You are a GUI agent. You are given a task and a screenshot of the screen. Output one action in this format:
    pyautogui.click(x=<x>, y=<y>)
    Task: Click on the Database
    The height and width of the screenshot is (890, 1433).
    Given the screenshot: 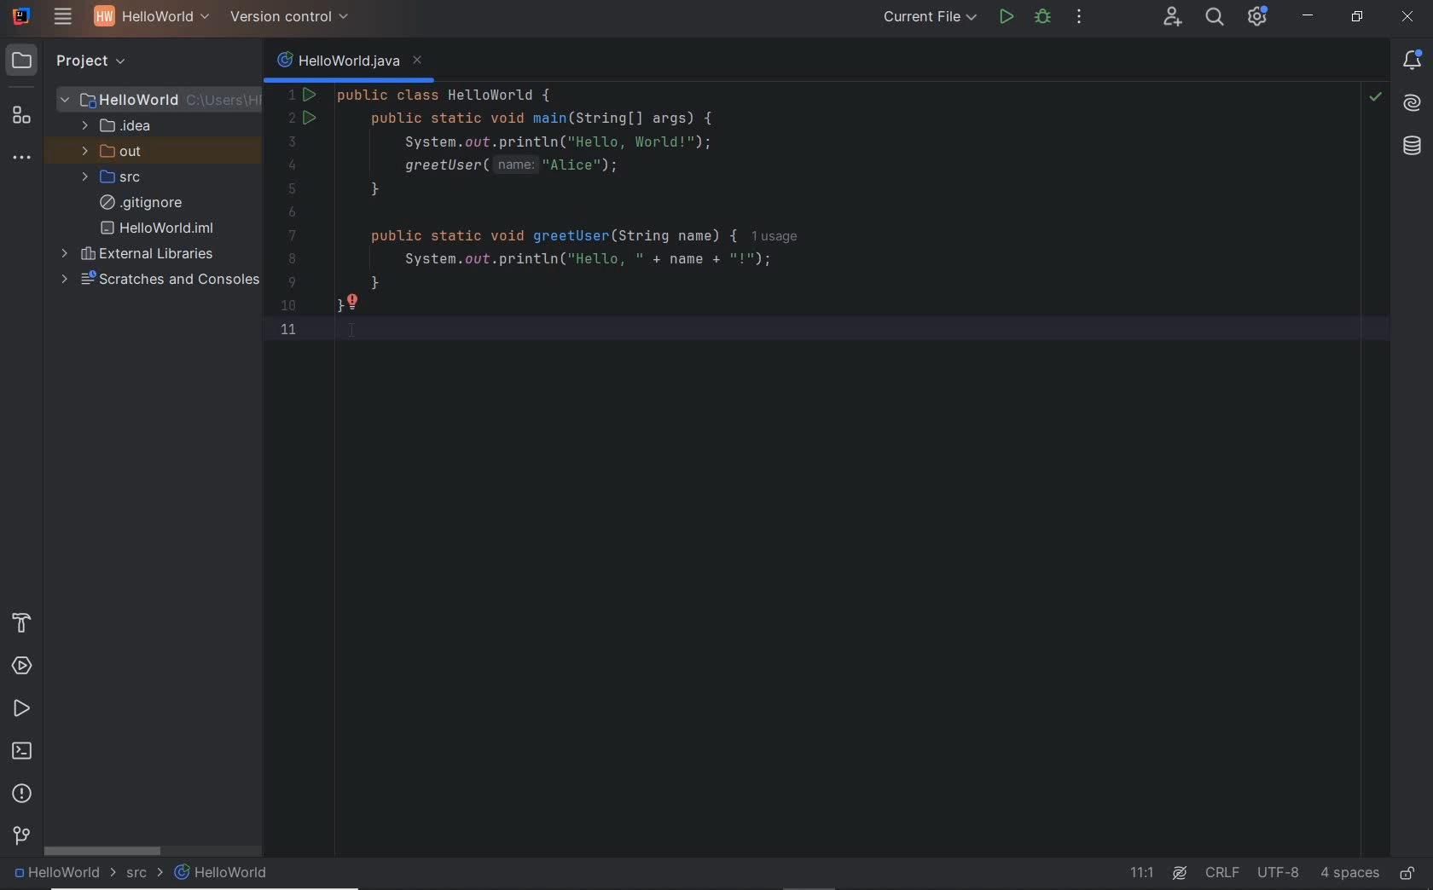 What is the action you would take?
    pyautogui.click(x=1411, y=145)
    